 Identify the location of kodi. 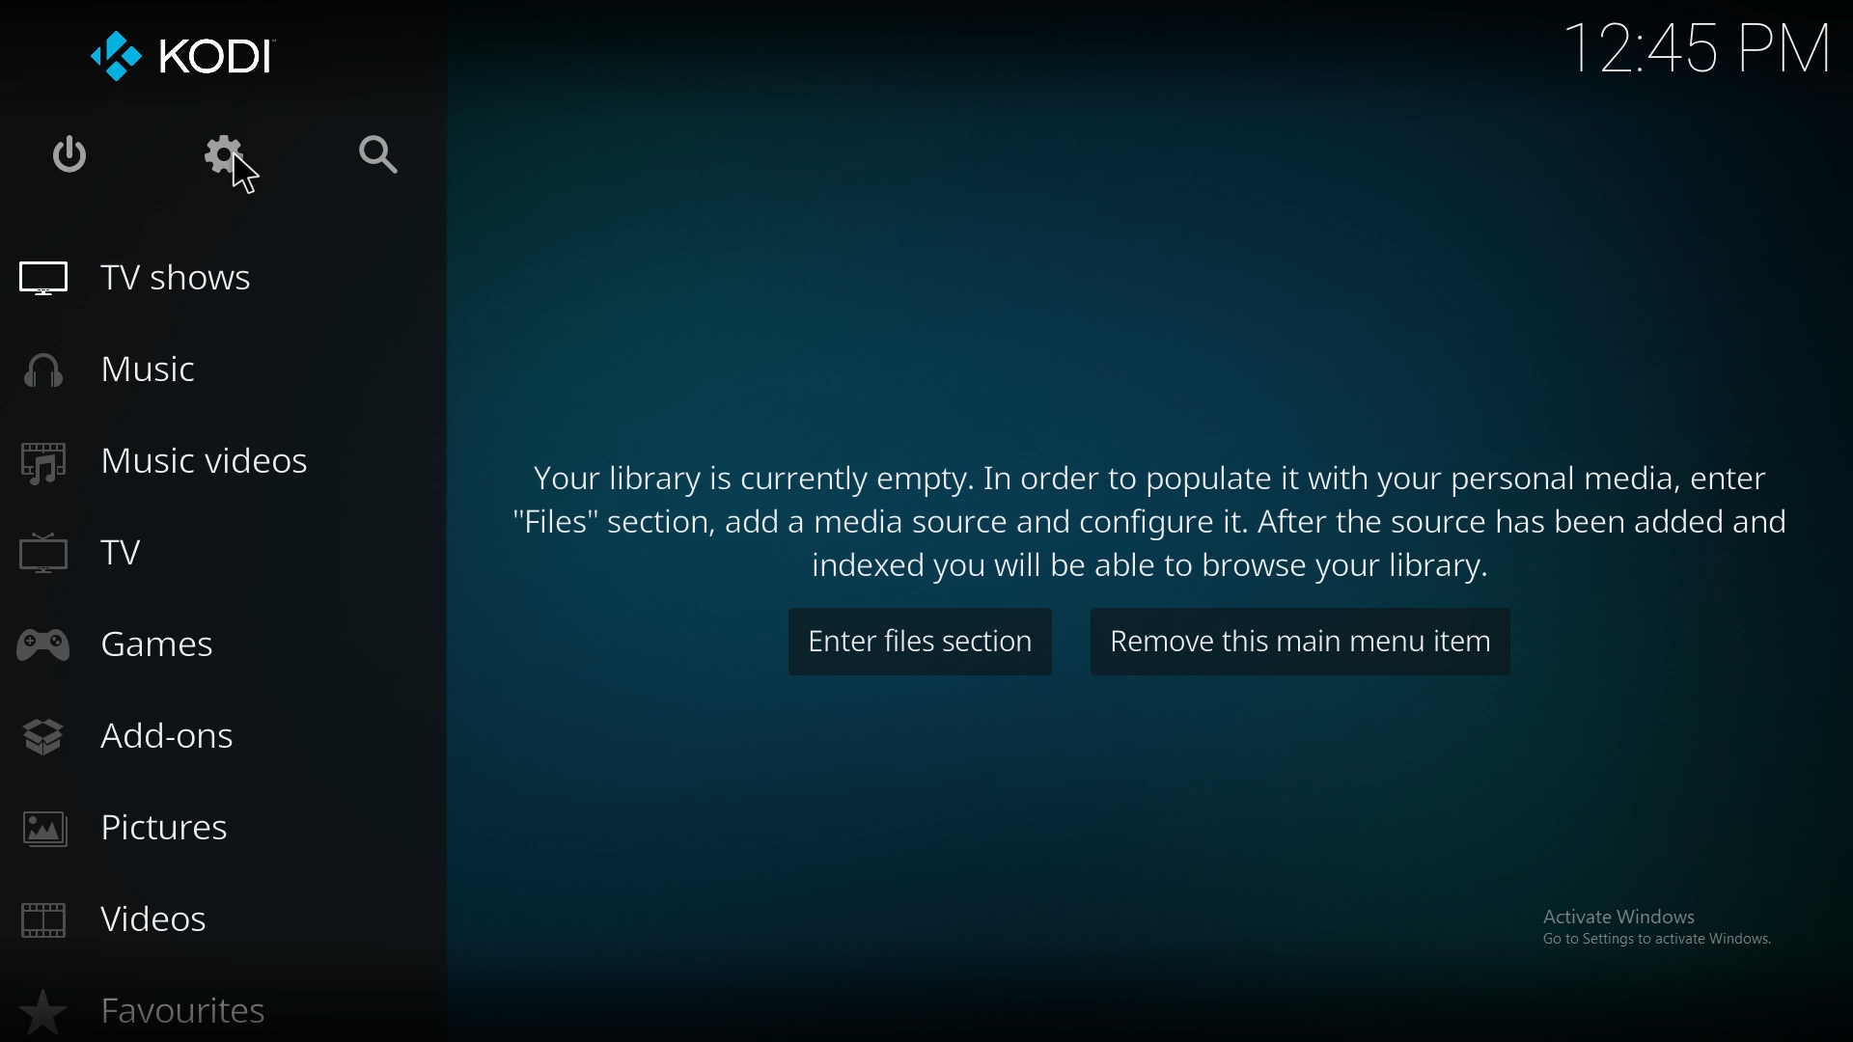
(186, 58).